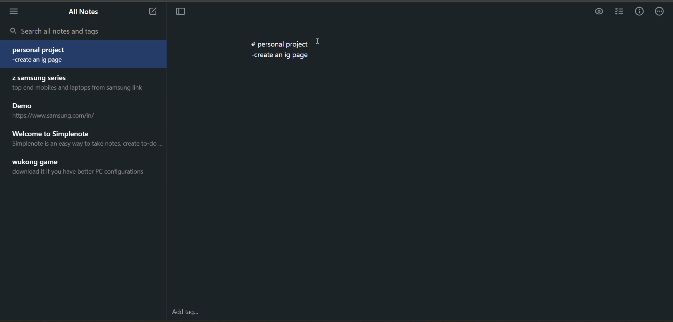 The height and width of the screenshot is (322, 673). I want to click on new note, so click(154, 12).